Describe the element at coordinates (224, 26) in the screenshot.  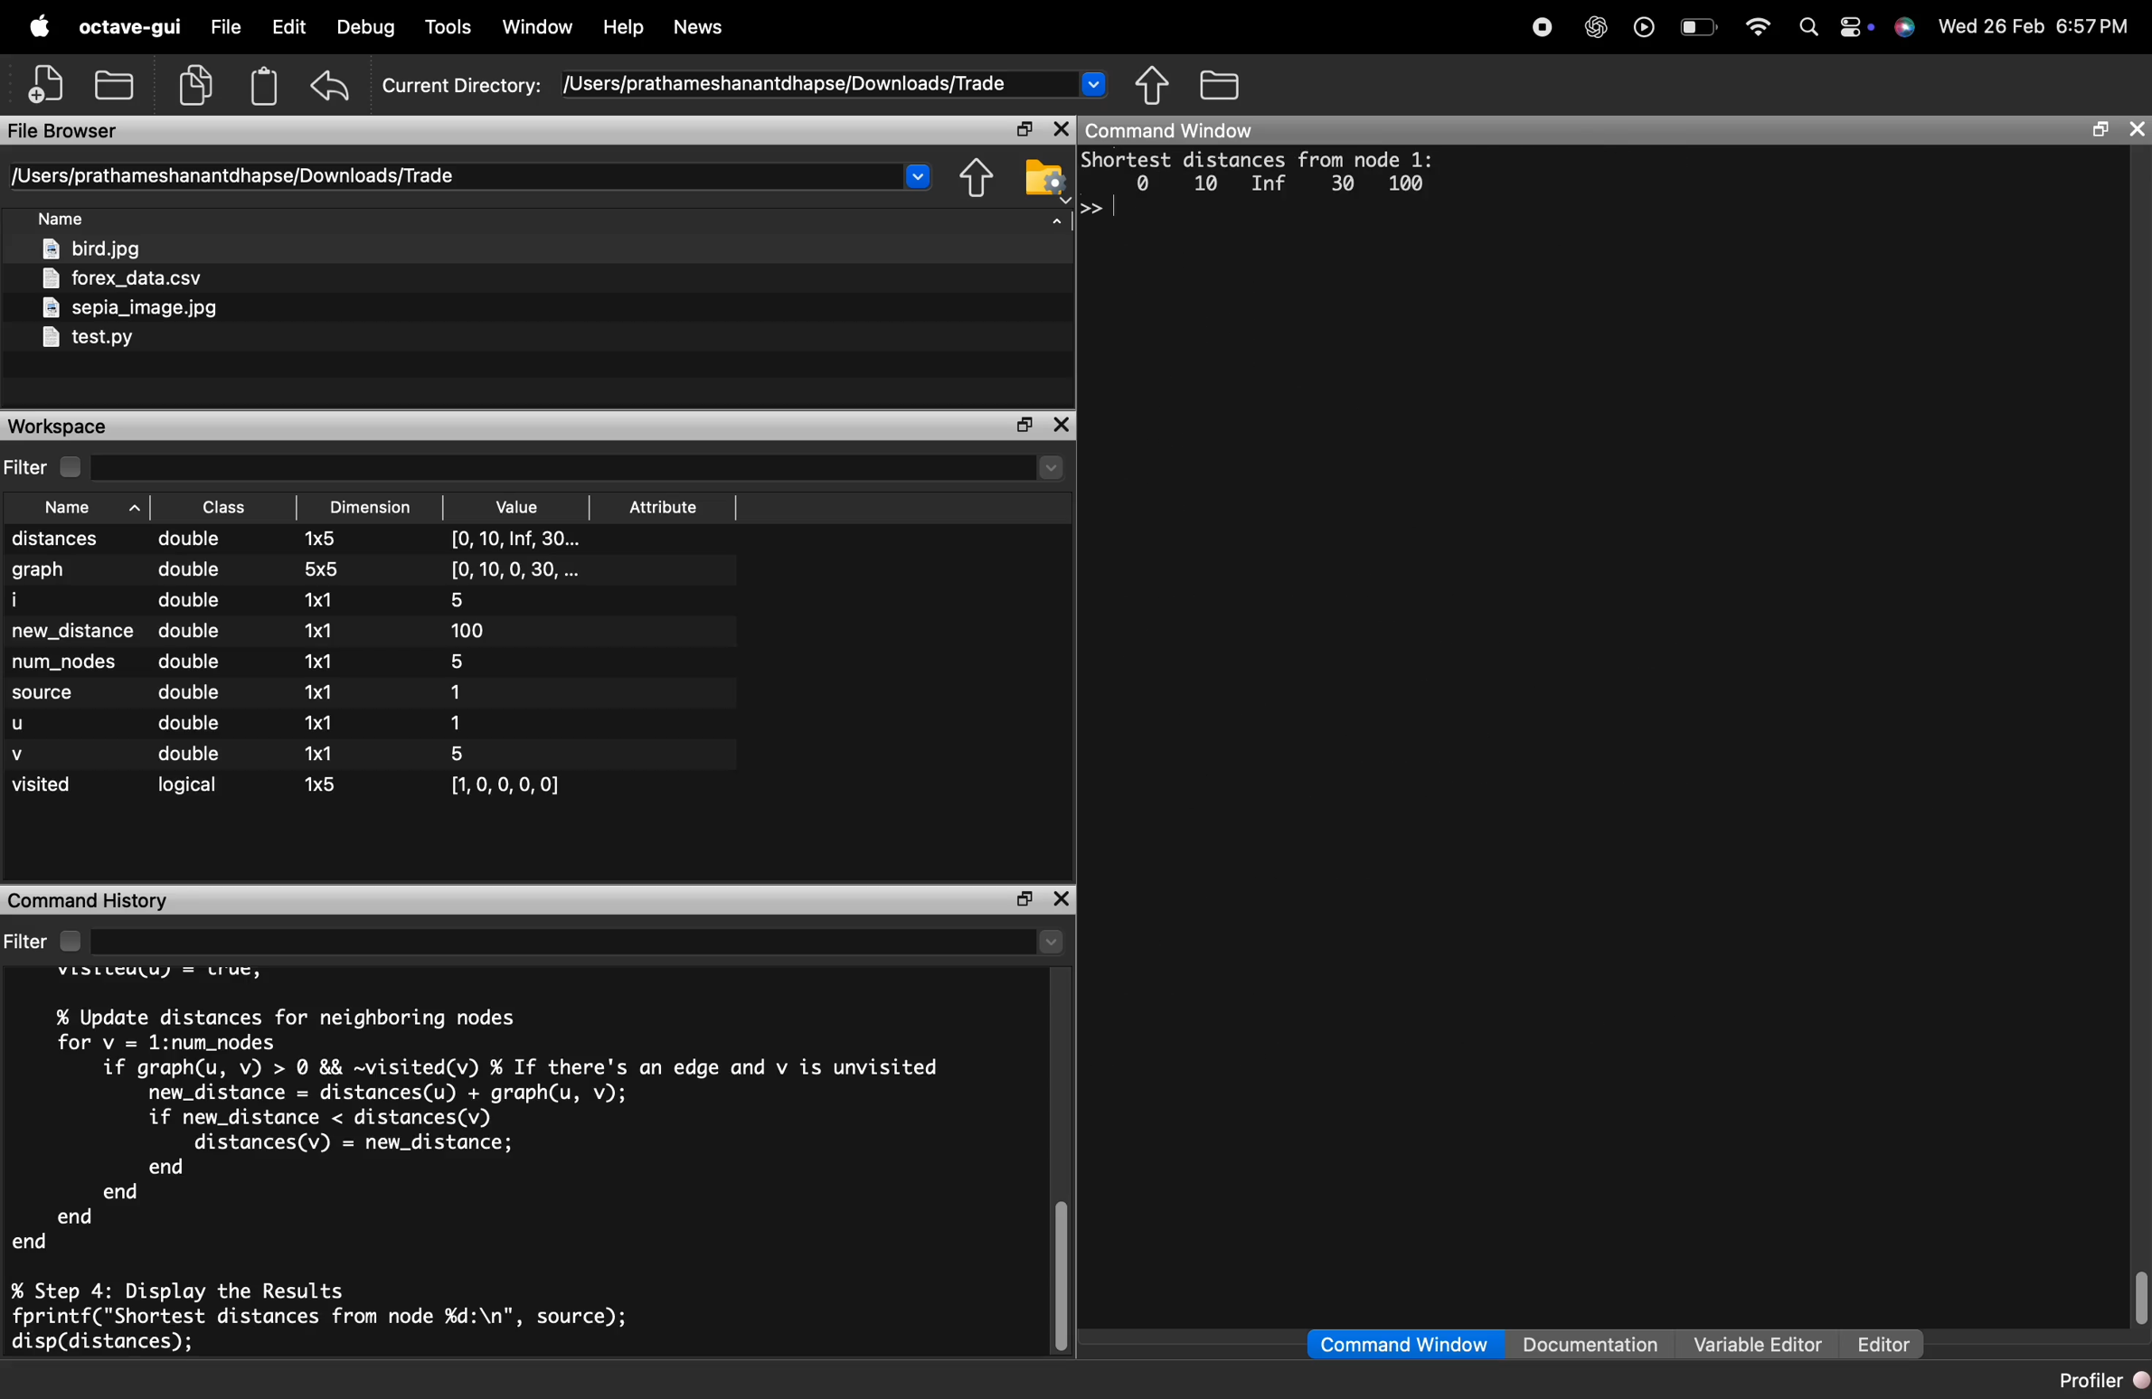
I see `file` at that location.